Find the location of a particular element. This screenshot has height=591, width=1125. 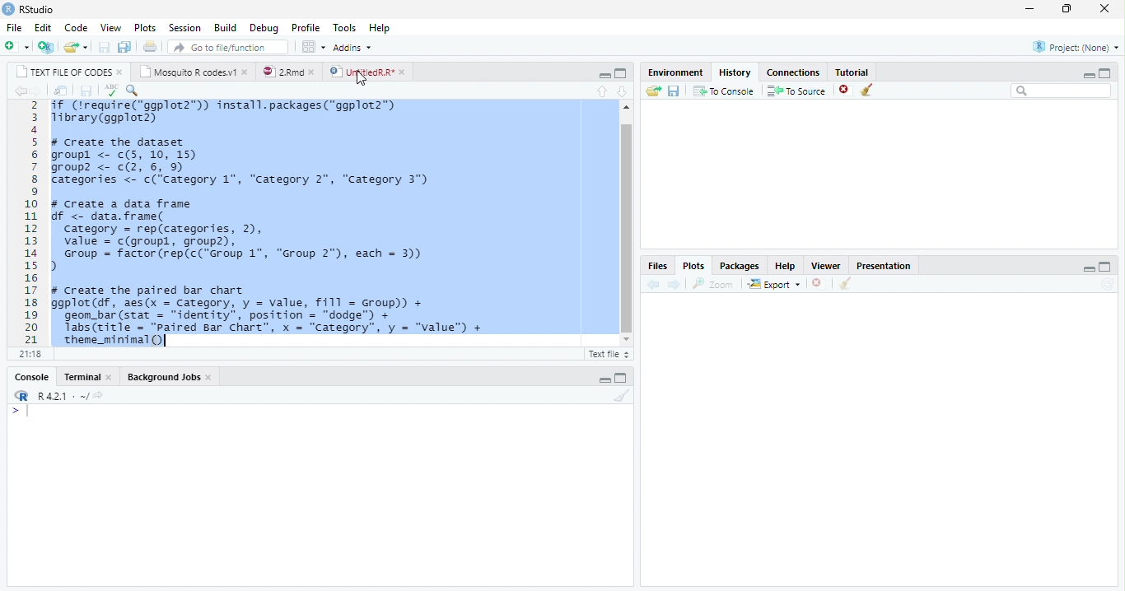

RStudio is located at coordinates (39, 9).